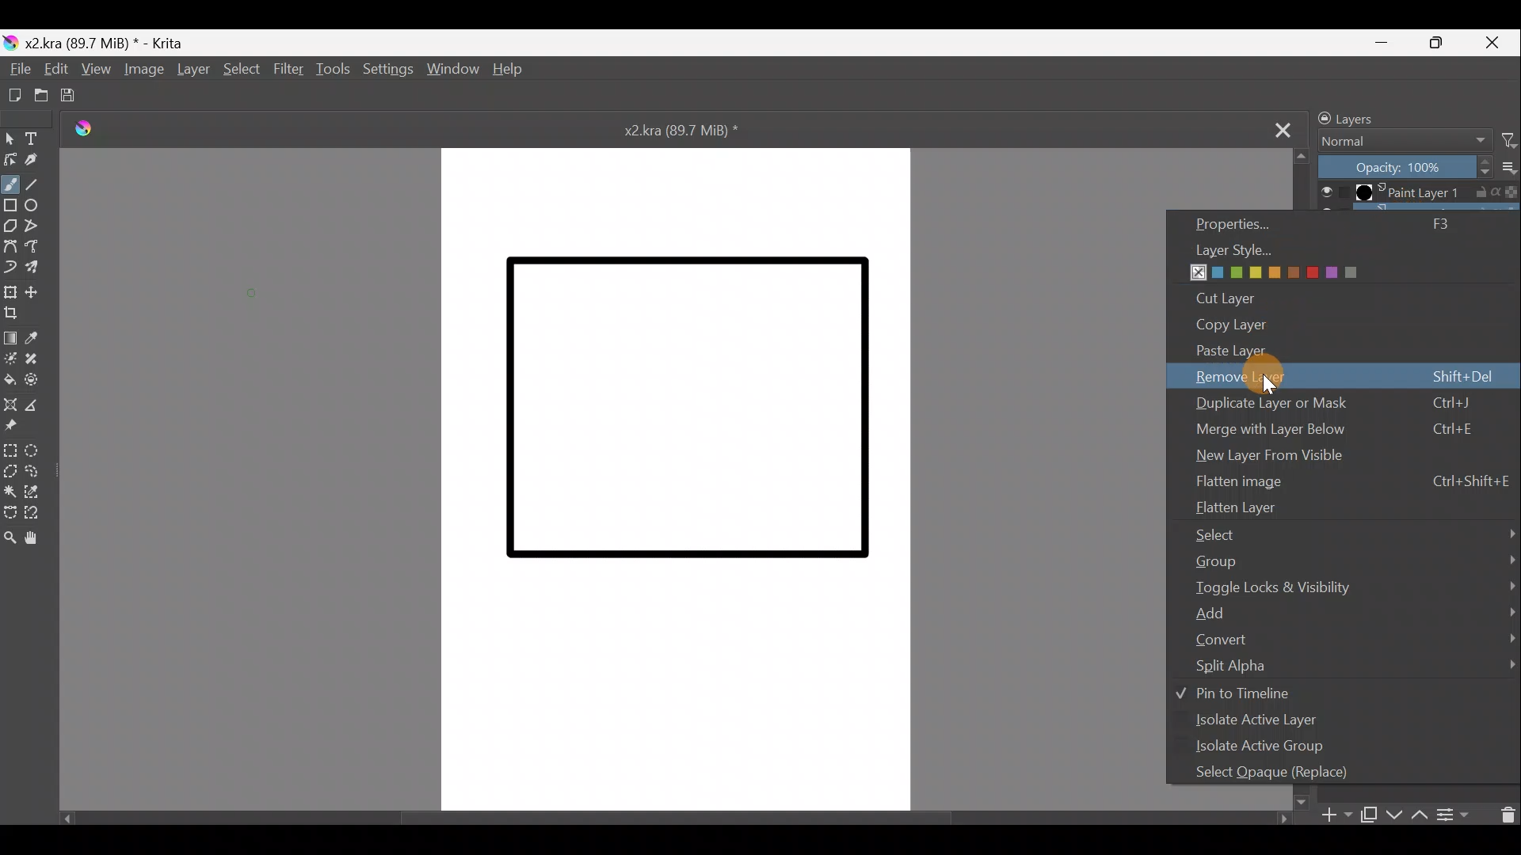 The image size is (1521, 855). What do you see at coordinates (1273, 452) in the screenshot?
I see `New layer from visible` at bounding box center [1273, 452].